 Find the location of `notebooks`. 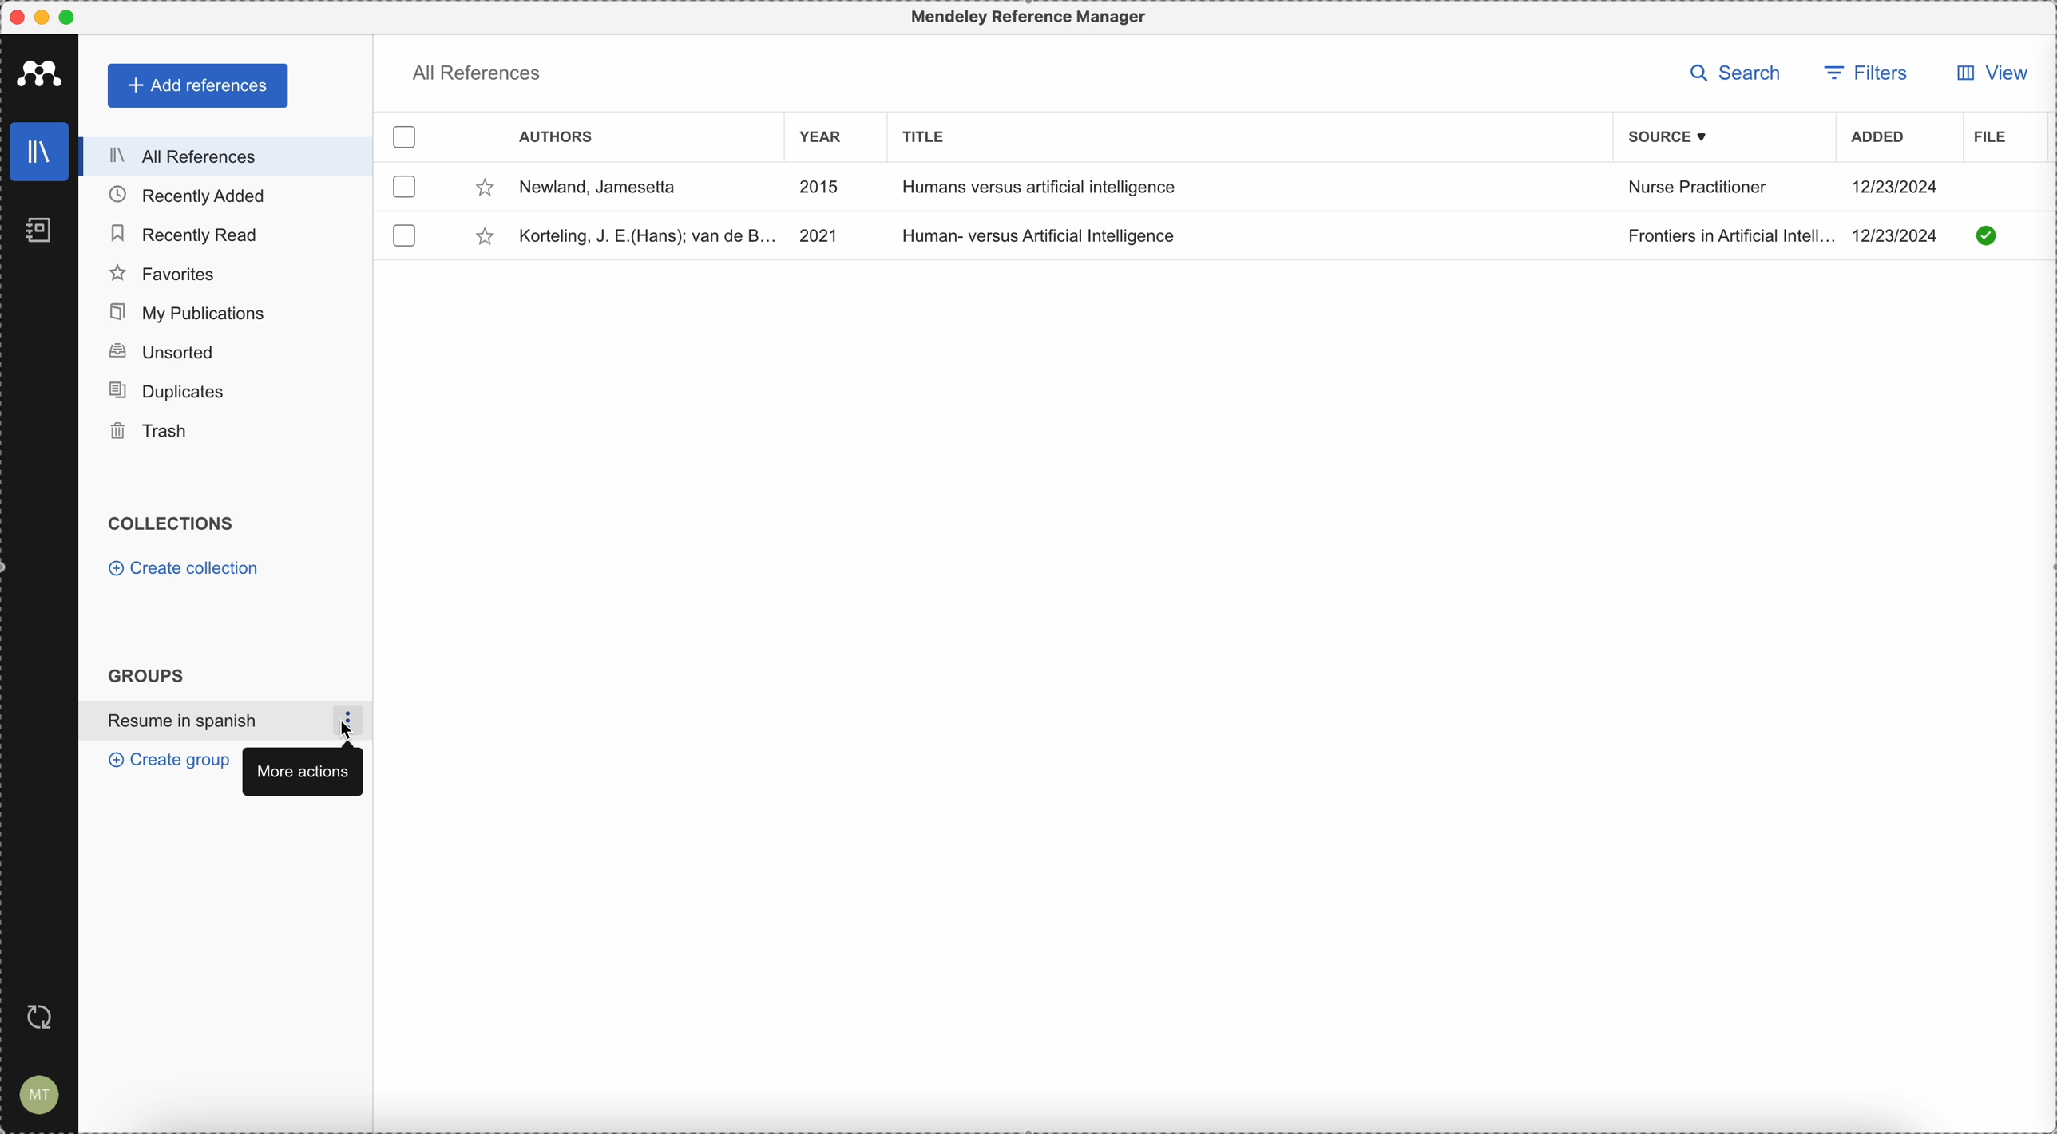

notebooks is located at coordinates (35, 227).